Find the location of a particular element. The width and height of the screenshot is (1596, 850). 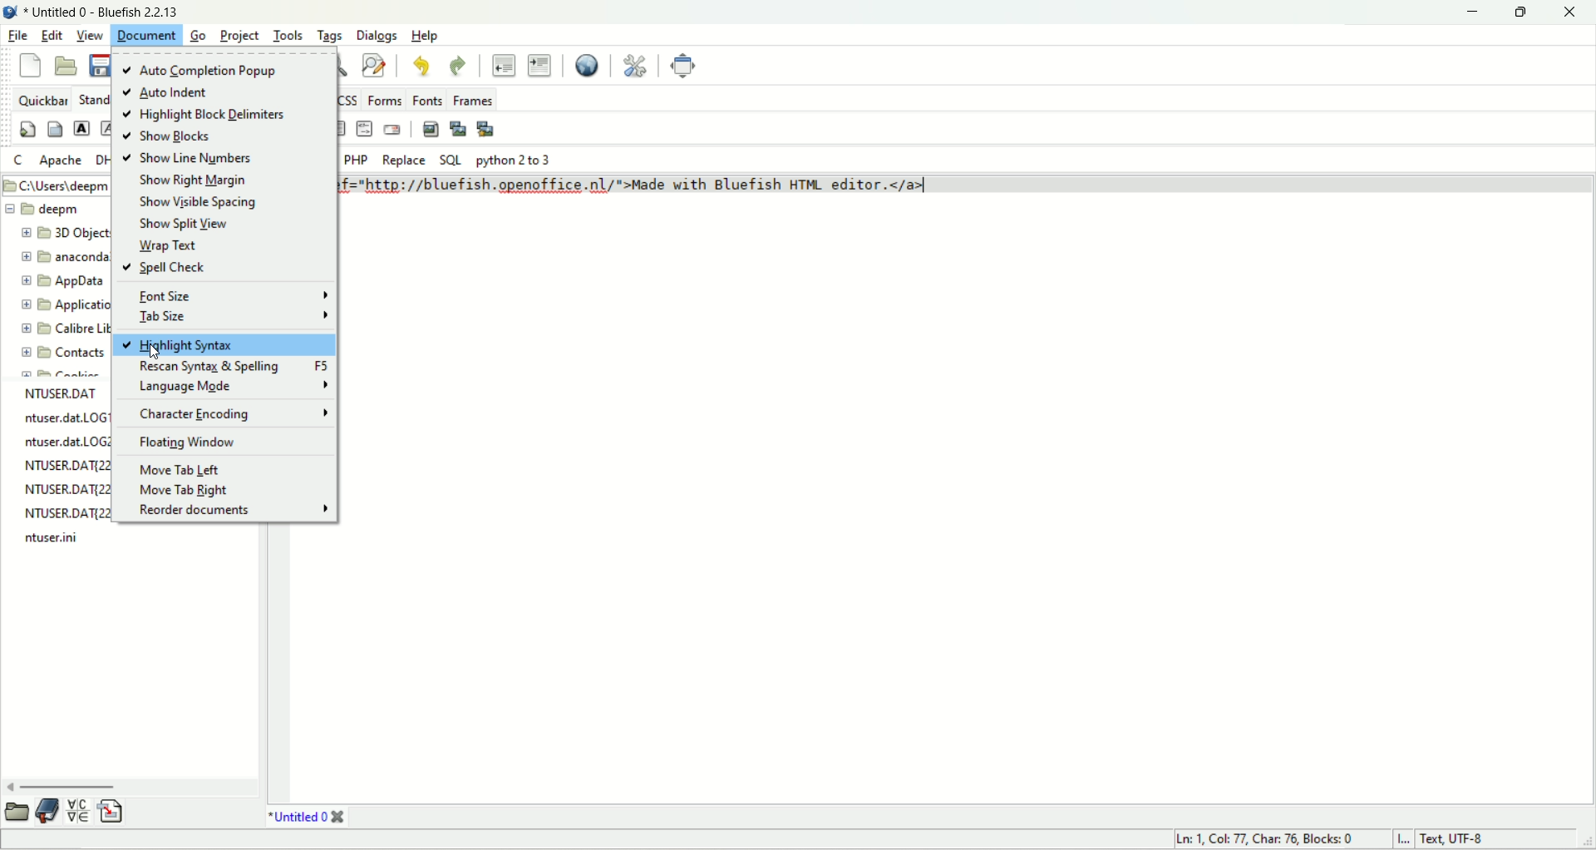

wrap text is located at coordinates (170, 246).